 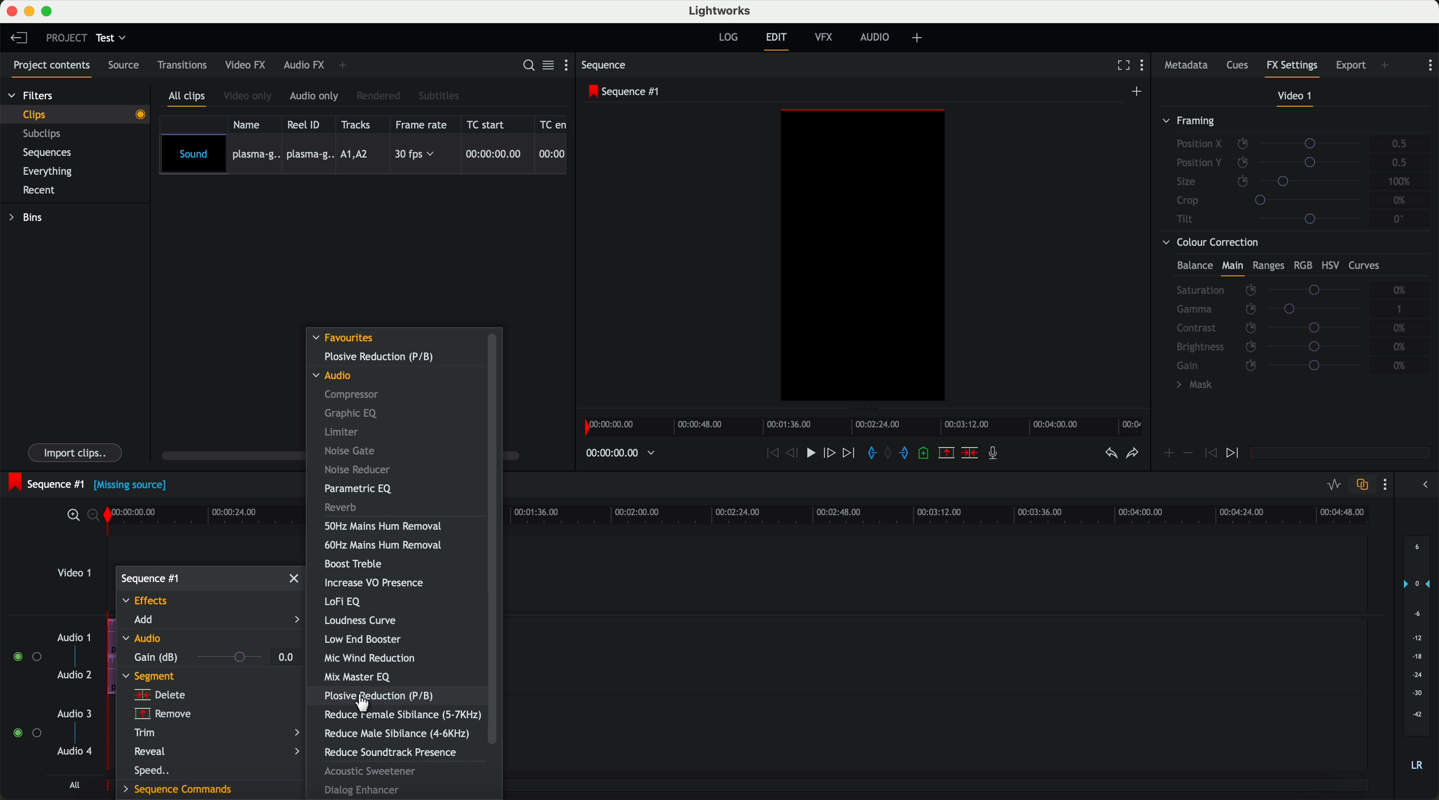 What do you see at coordinates (569, 67) in the screenshot?
I see `show settings menu` at bounding box center [569, 67].